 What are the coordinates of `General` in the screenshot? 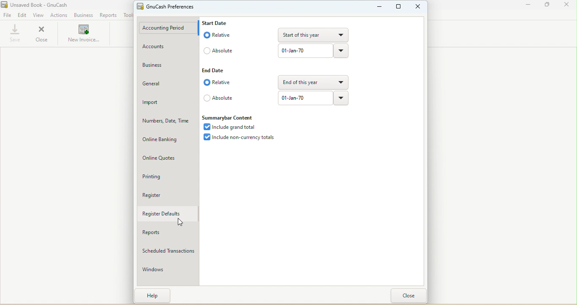 It's located at (168, 84).